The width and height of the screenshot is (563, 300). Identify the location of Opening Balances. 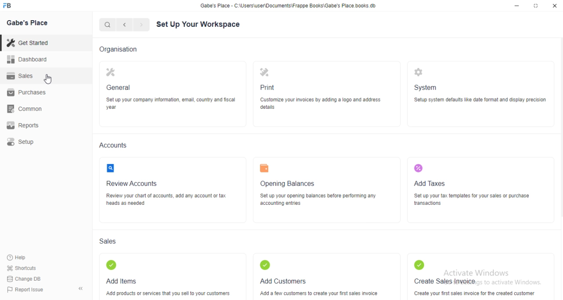
(287, 184).